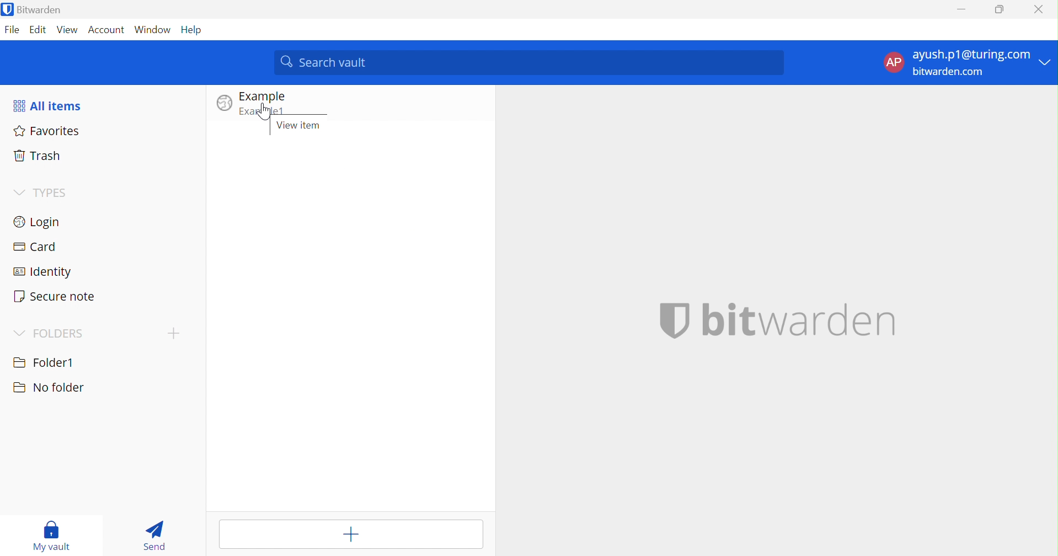 The height and width of the screenshot is (556, 1058). What do you see at coordinates (39, 157) in the screenshot?
I see `Trash` at bounding box center [39, 157].